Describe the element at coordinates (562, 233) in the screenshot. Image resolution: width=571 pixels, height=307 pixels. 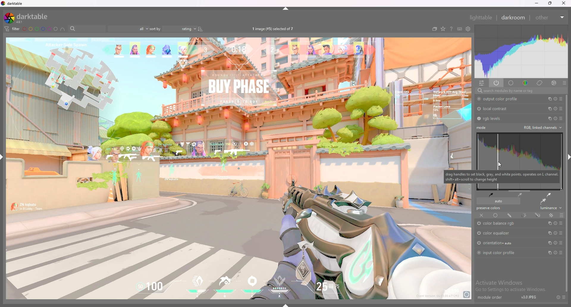
I see `presets` at that location.